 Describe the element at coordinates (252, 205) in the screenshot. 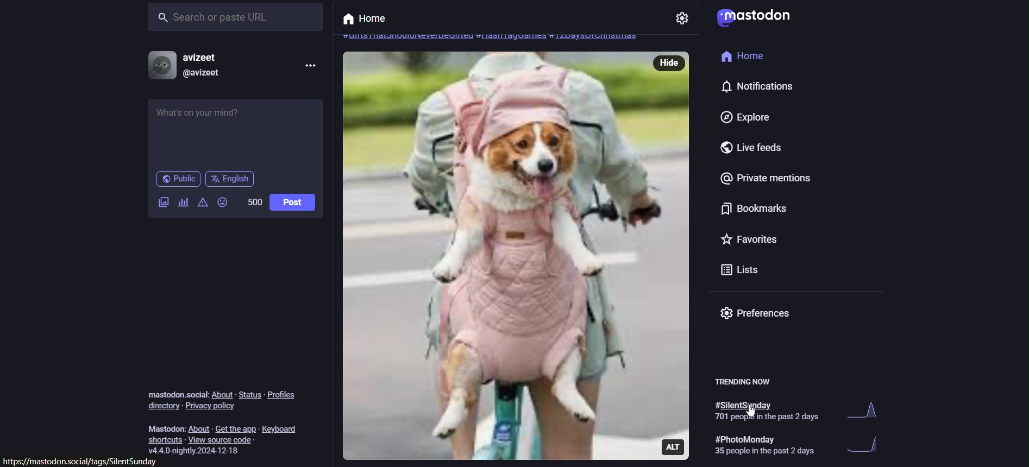

I see `500` at that location.